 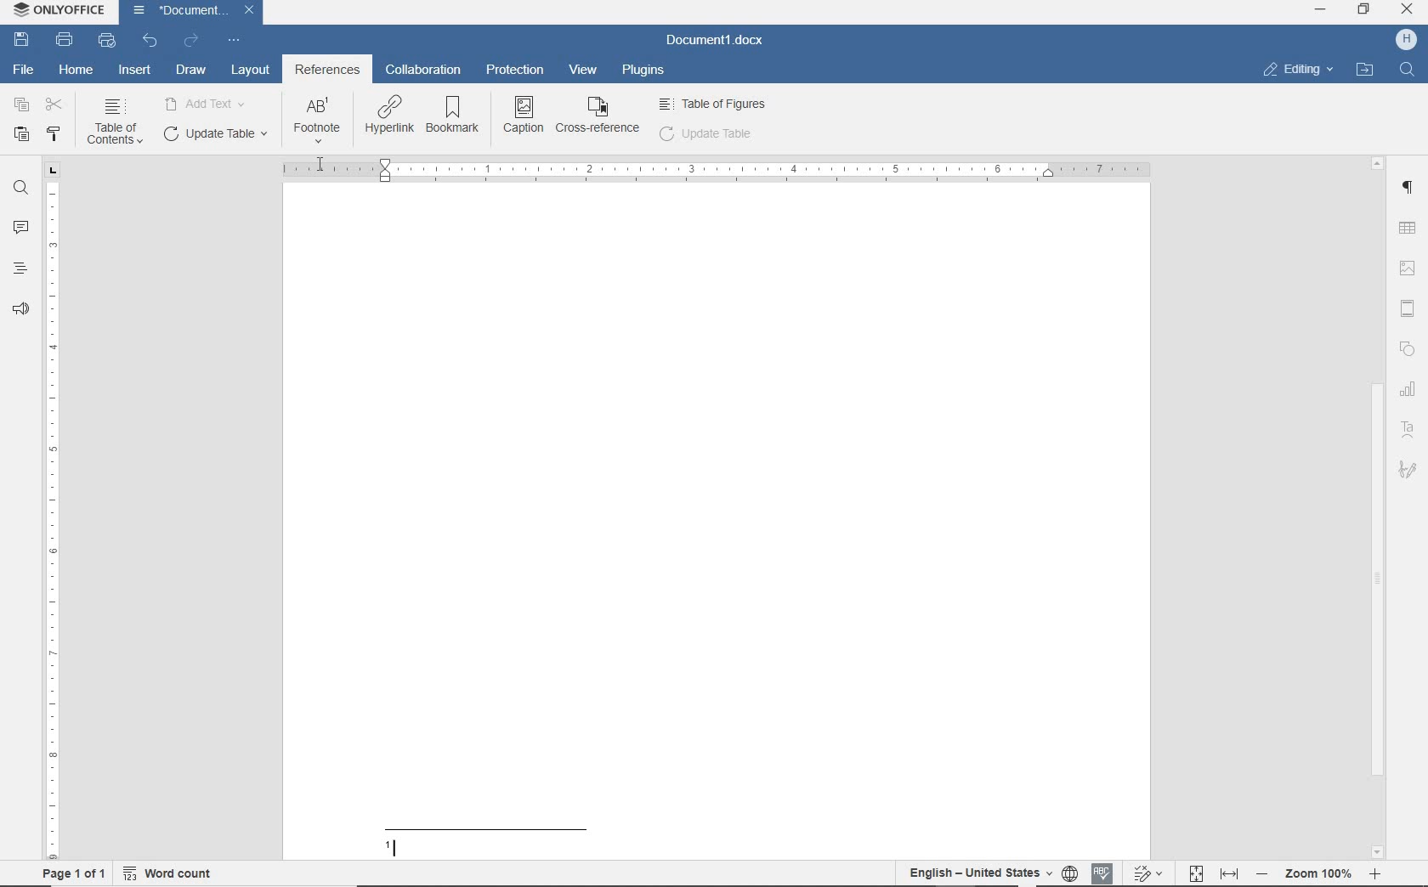 What do you see at coordinates (1408, 71) in the screenshot?
I see `find` at bounding box center [1408, 71].